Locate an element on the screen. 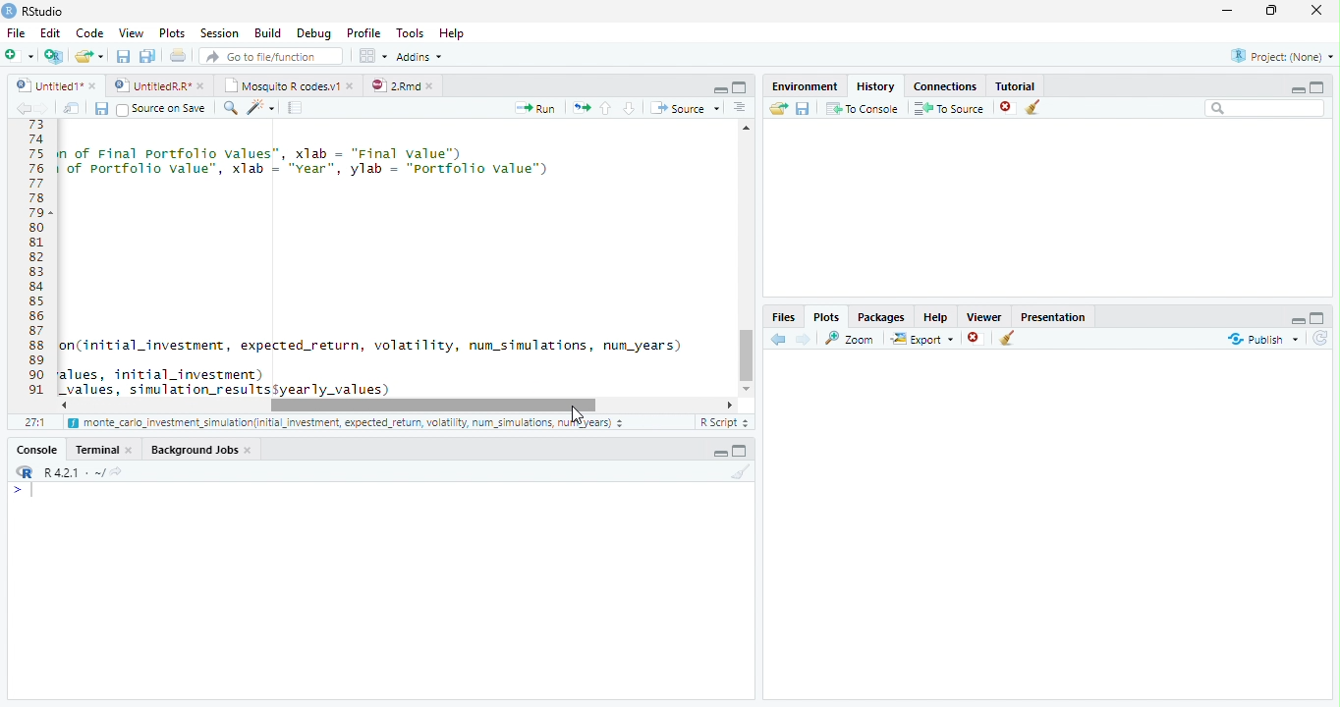  Plots is located at coordinates (826, 316).